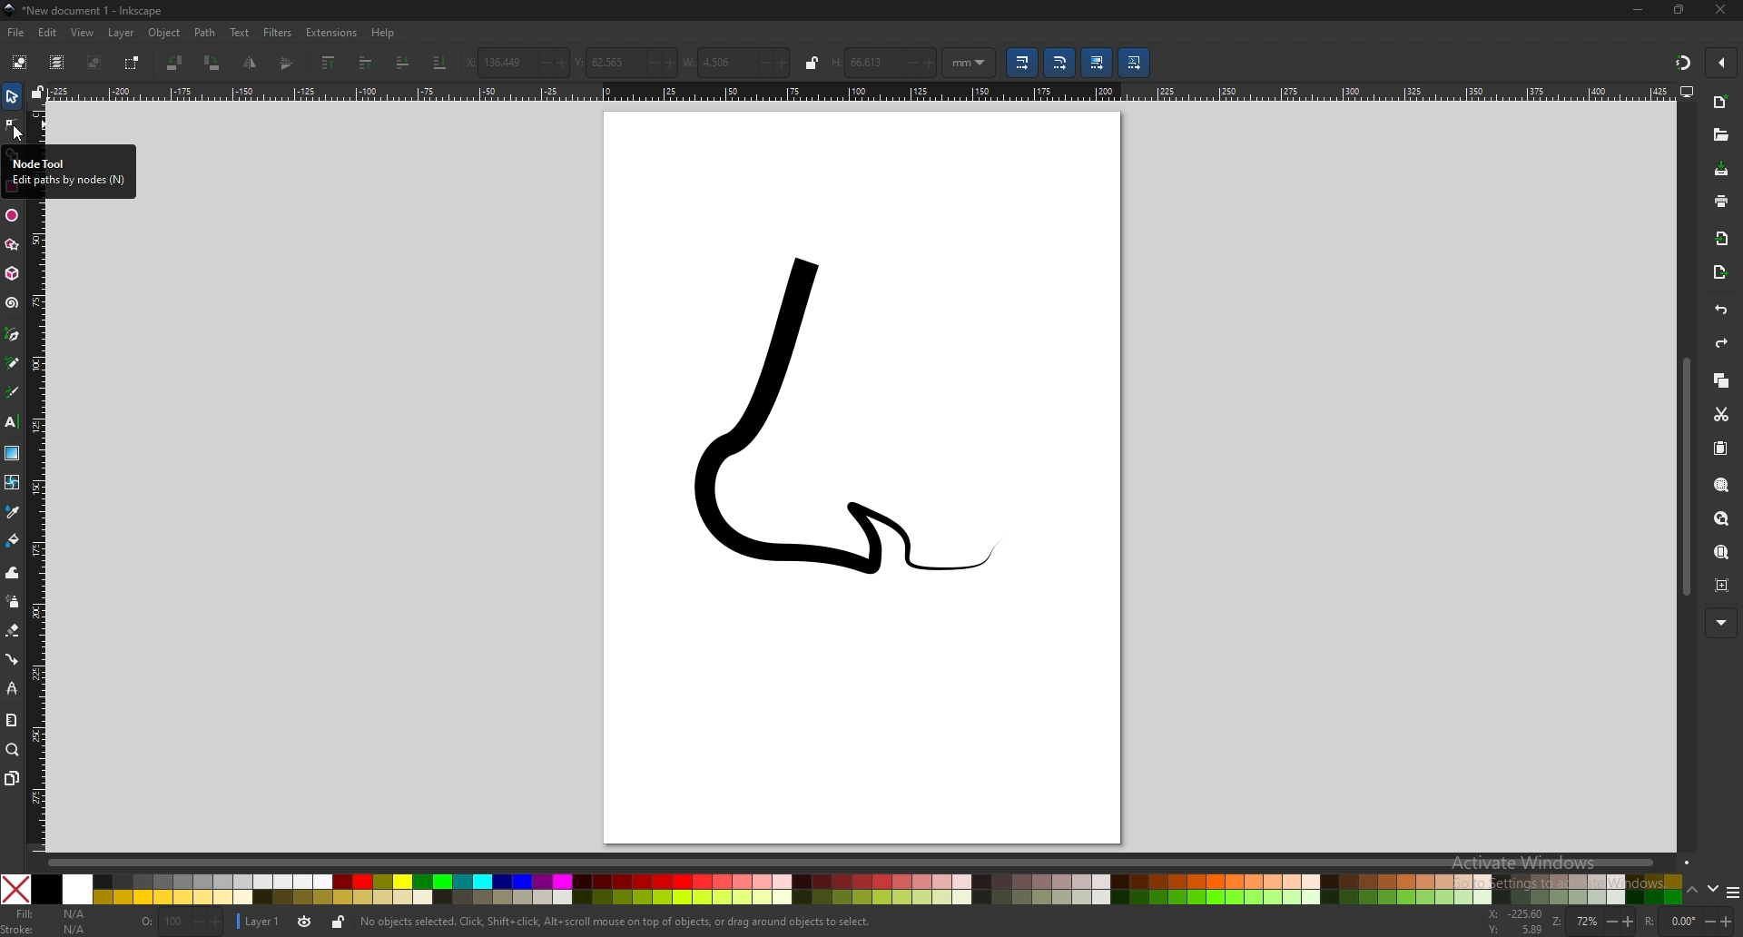 Image resolution: width=1743 pixels, height=937 pixels. What do you see at coordinates (1719, 449) in the screenshot?
I see `paste` at bounding box center [1719, 449].